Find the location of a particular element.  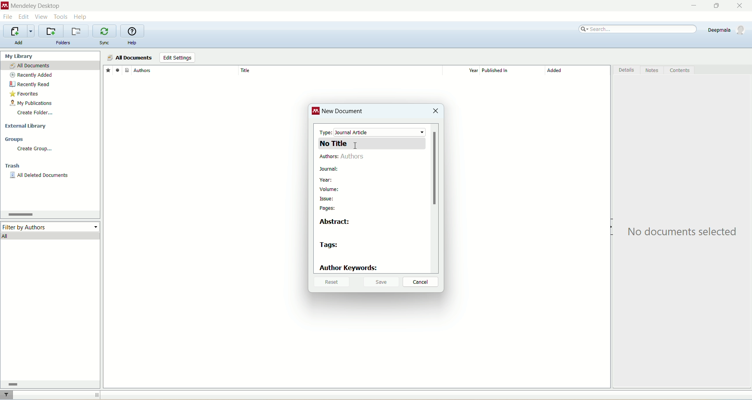

title is located at coordinates (340, 70).